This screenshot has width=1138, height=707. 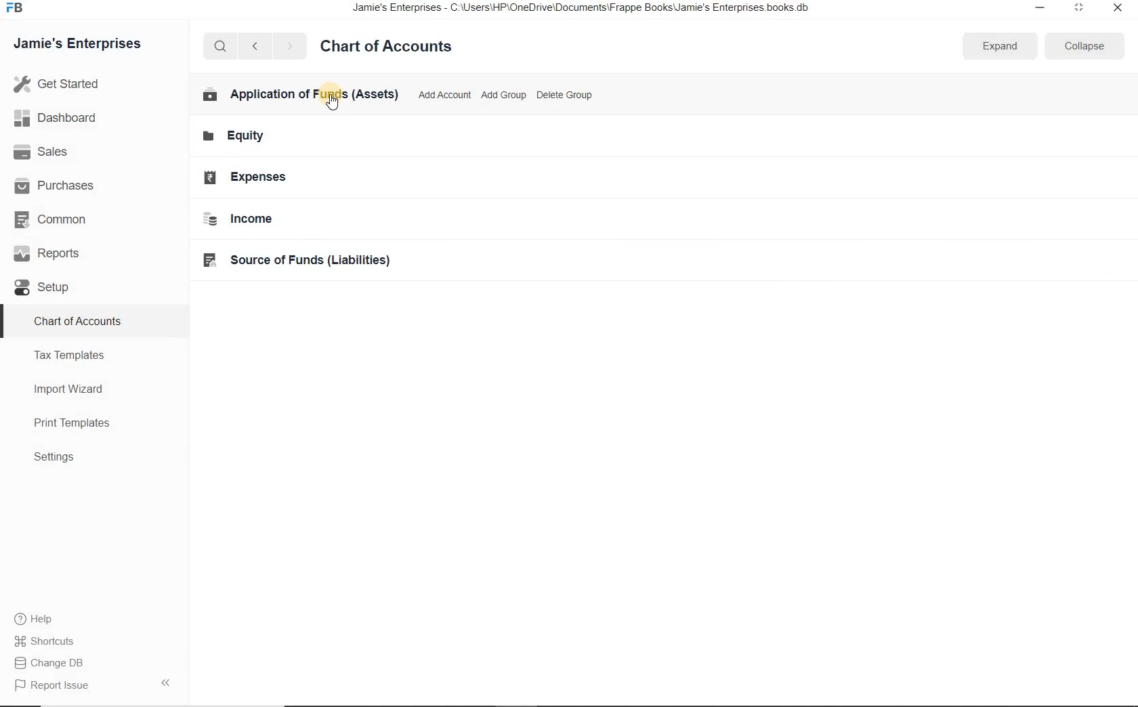 What do you see at coordinates (70, 119) in the screenshot?
I see `Dashboard` at bounding box center [70, 119].